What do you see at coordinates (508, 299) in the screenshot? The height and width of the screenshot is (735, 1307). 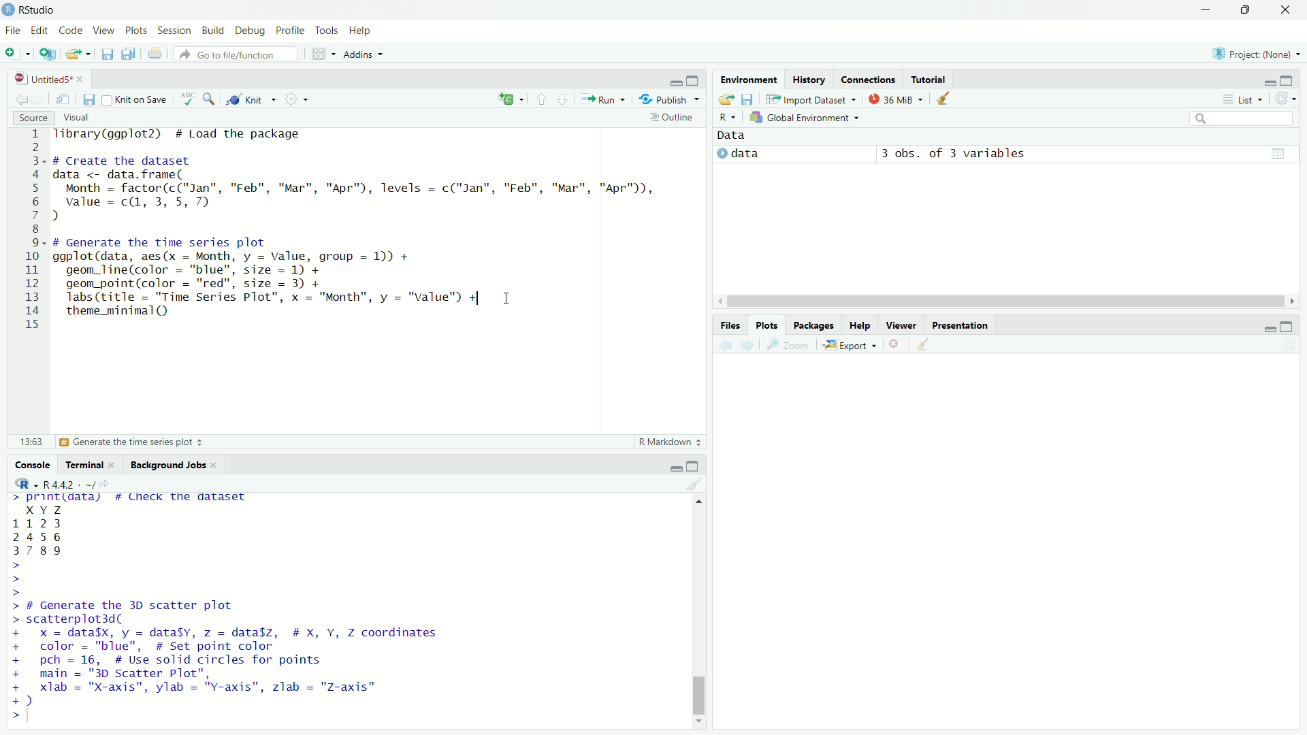 I see `cursor` at bounding box center [508, 299].